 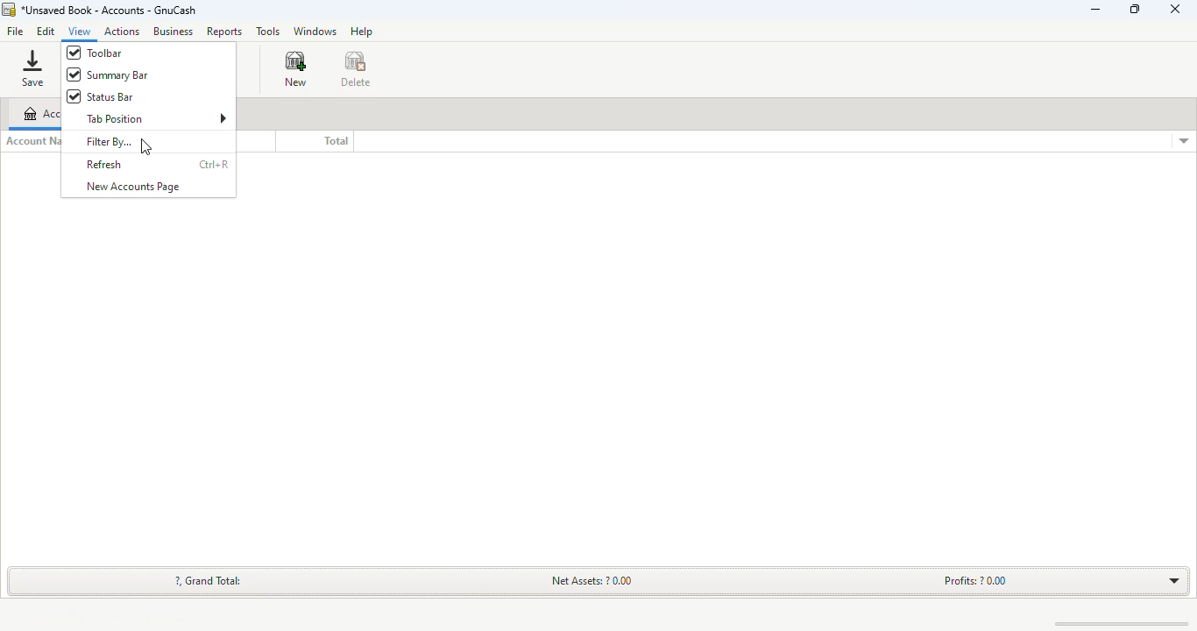 I want to click on file, so click(x=14, y=32).